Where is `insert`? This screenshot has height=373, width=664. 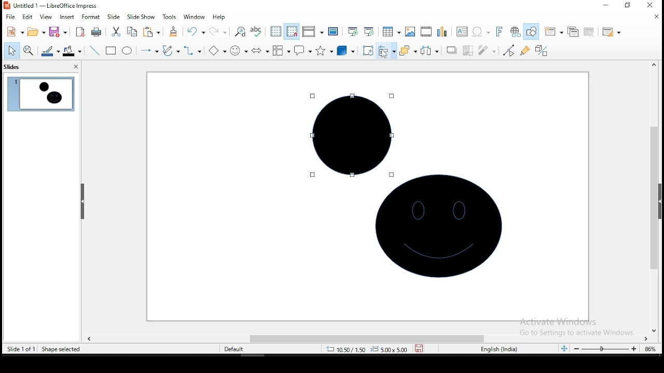
insert is located at coordinates (67, 17).